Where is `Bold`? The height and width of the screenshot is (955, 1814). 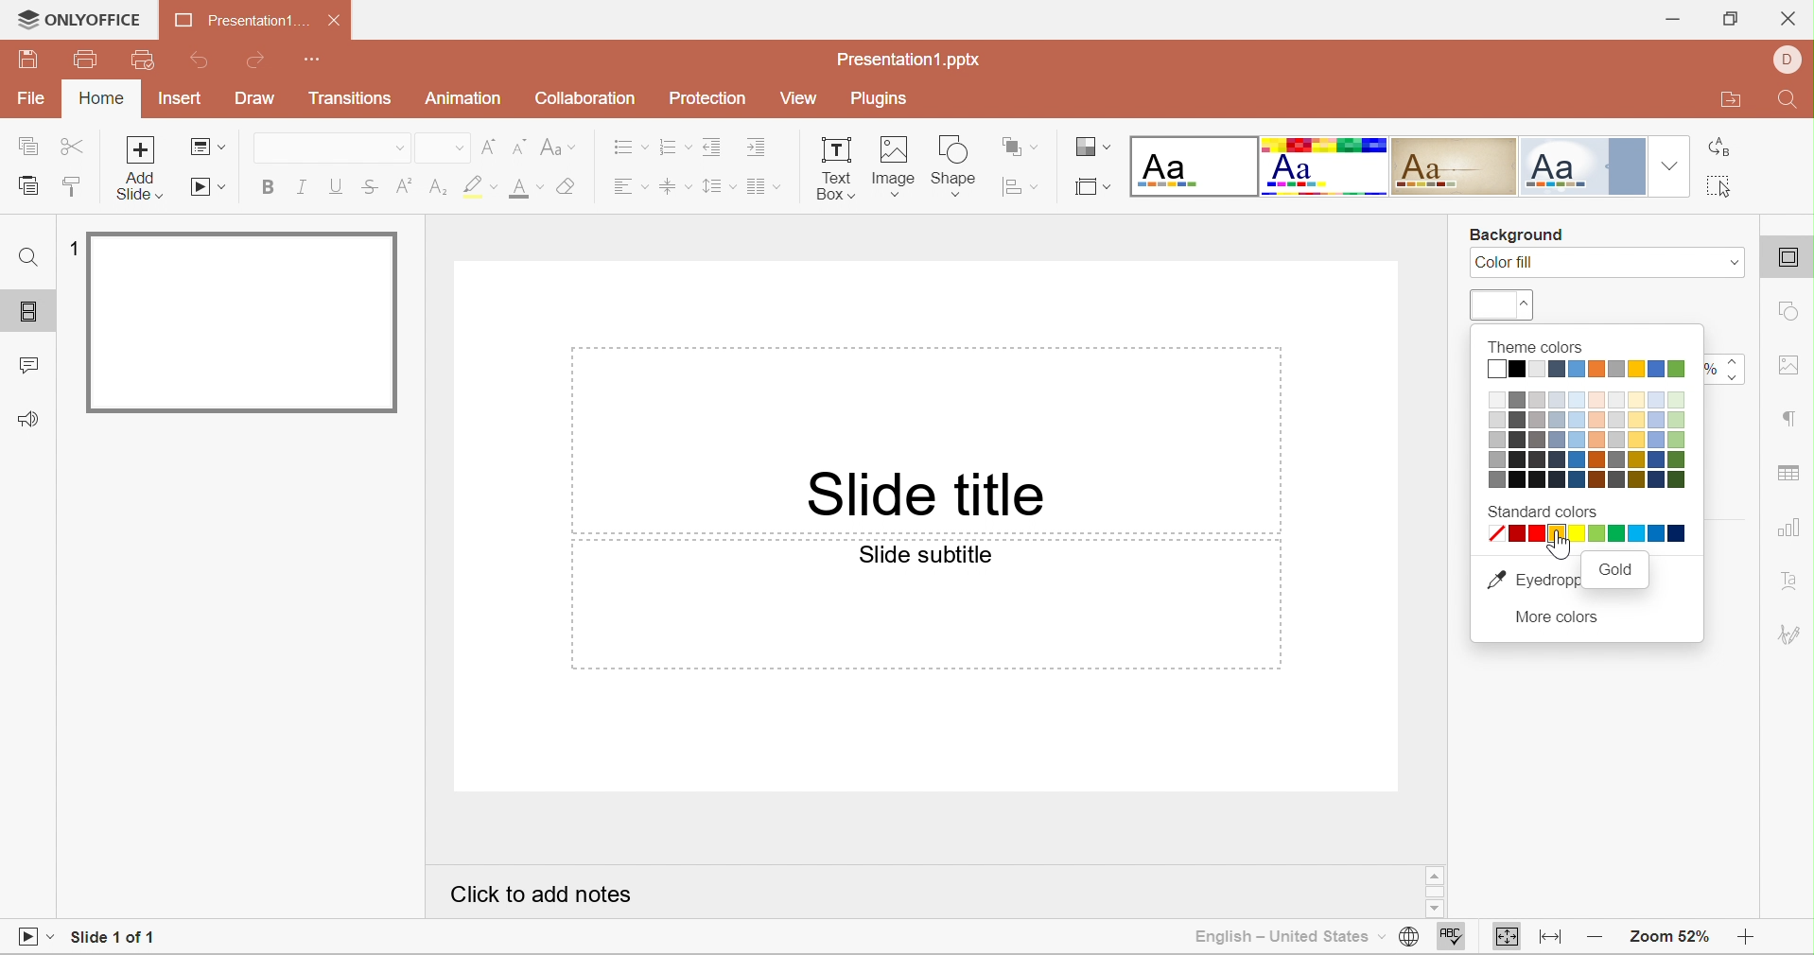
Bold is located at coordinates (271, 185).